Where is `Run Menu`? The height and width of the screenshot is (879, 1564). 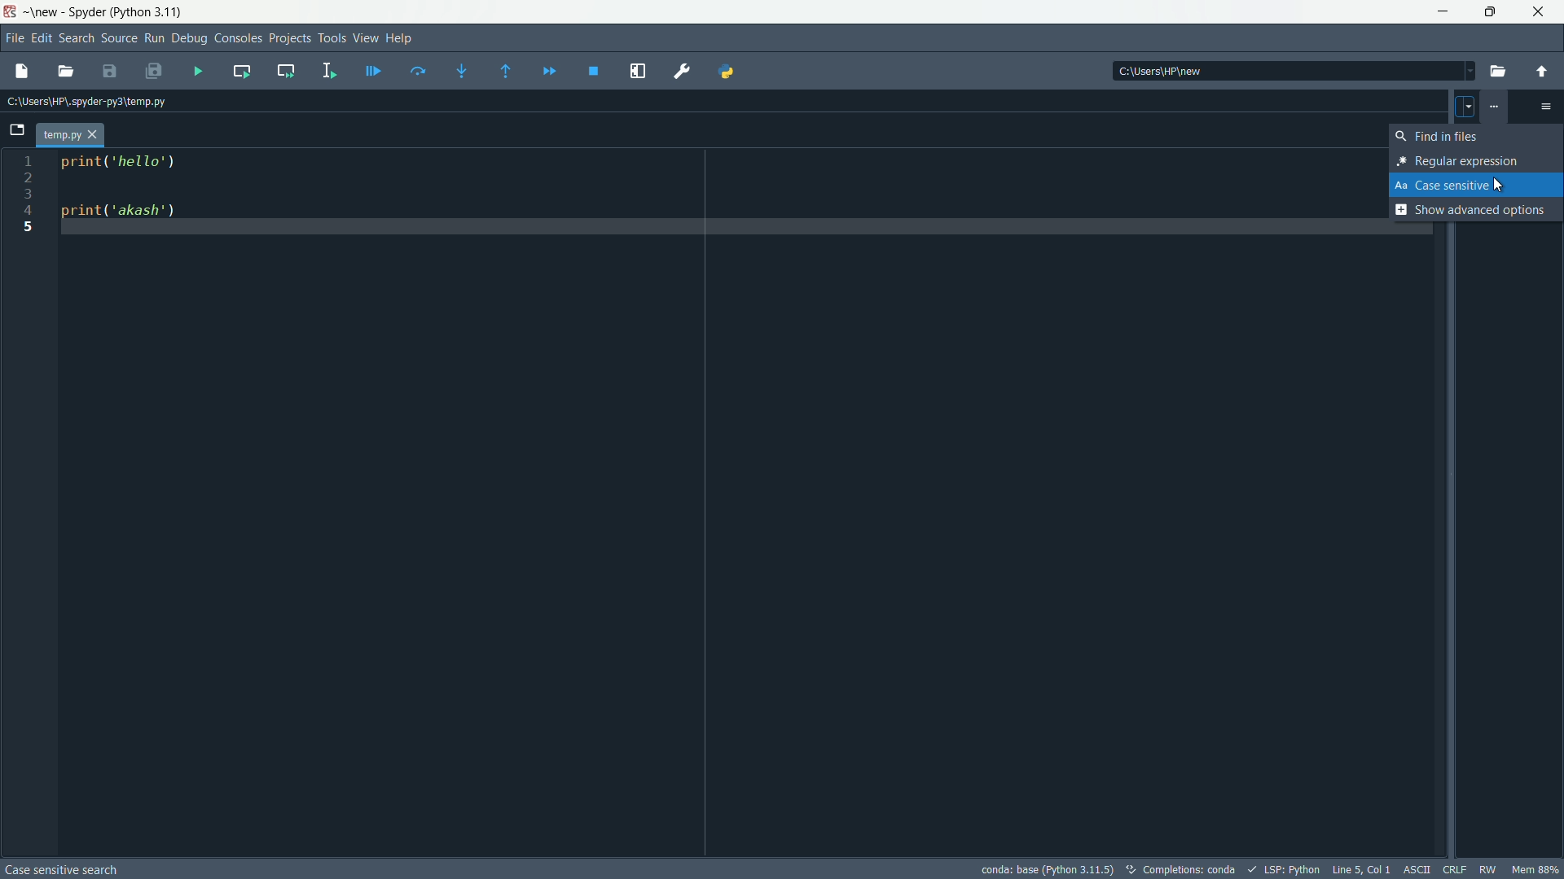
Run Menu is located at coordinates (156, 37).